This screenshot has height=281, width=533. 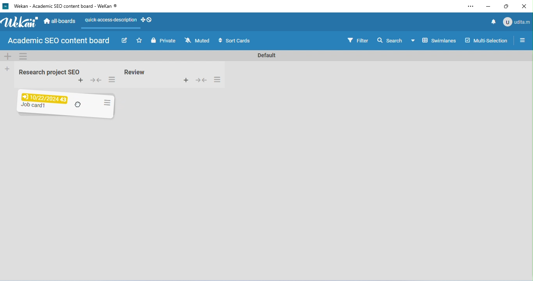 What do you see at coordinates (265, 56) in the screenshot?
I see `default` at bounding box center [265, 56].